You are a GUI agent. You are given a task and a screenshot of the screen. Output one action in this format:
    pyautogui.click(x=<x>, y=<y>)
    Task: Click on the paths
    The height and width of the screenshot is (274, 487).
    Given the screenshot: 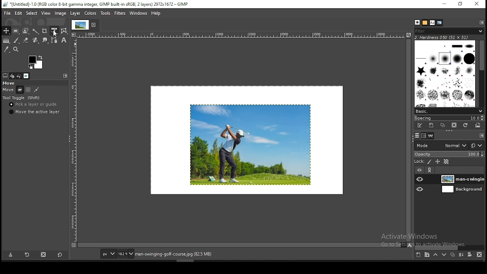 What is the action you would take?
    pyautogui.click(x=431, y=136)
    